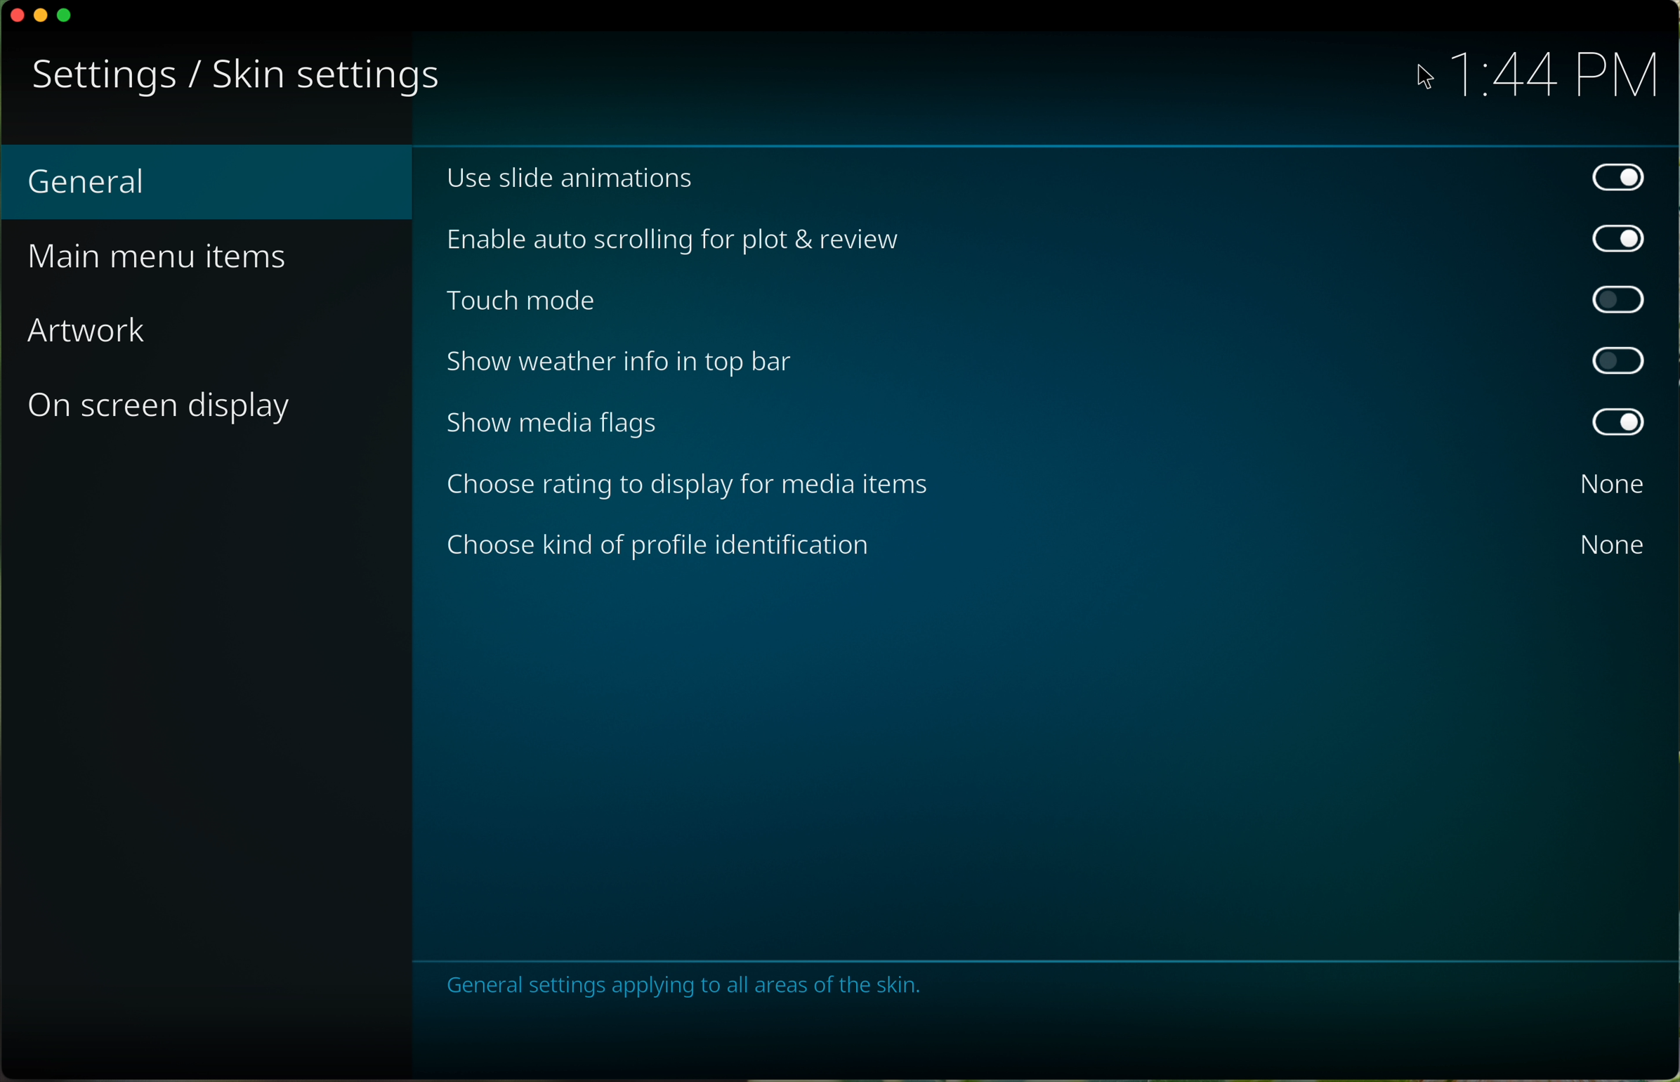 This screenshot has width=1680, height=1082. What do you see at coordinates (162, 410) in the screenshot?
I see `on screen display` at bounding box center [162, 410].